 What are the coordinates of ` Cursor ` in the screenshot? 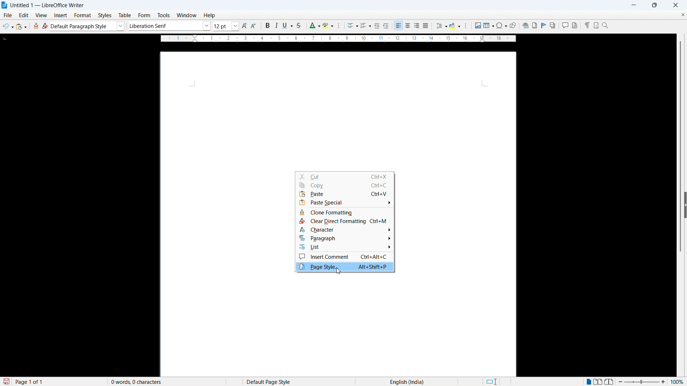 It's located at (338, 271).